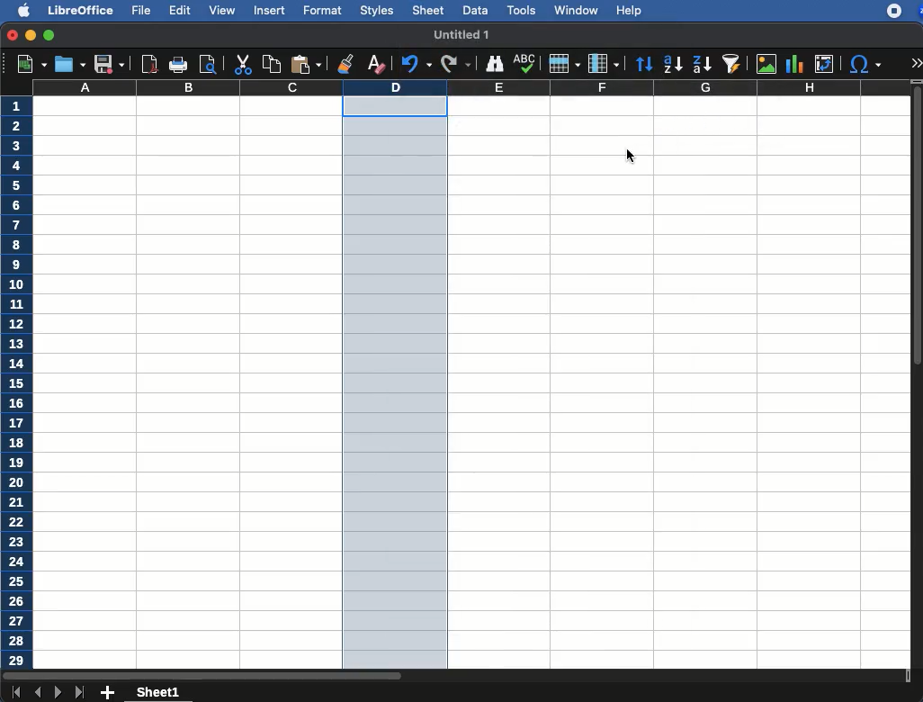 This screenshot has height=702, width=923. What do you see at coordinates (644, 64) in the screenshot?
I see `sort` at bounding box center [644, 64].